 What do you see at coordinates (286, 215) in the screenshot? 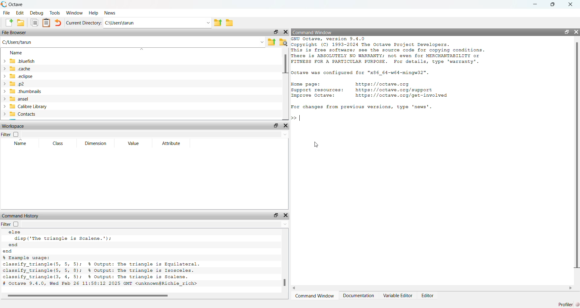
I see `hide widget` at bounding box center [286, 215].